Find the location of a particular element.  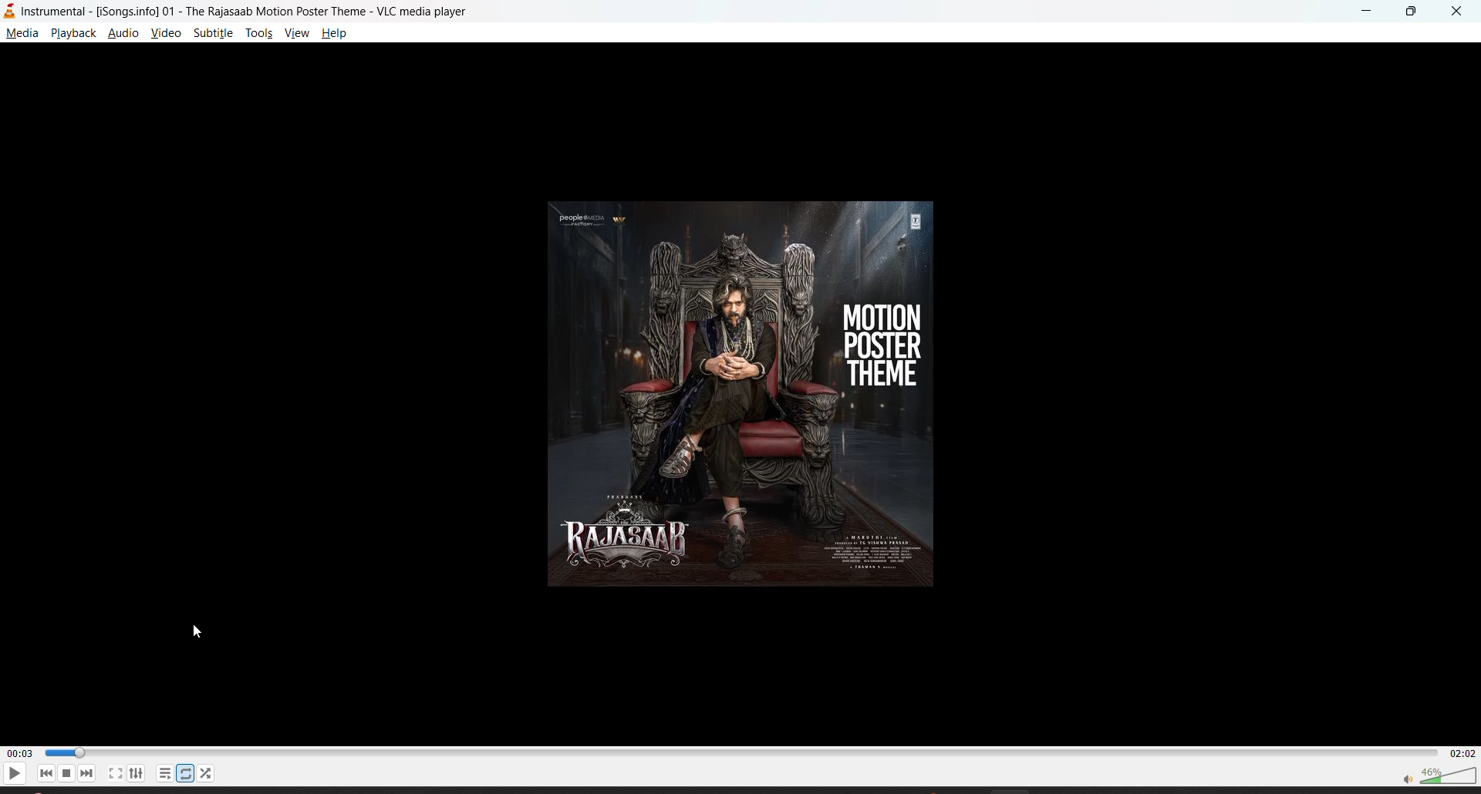

next is located at coordinates (86, 773).